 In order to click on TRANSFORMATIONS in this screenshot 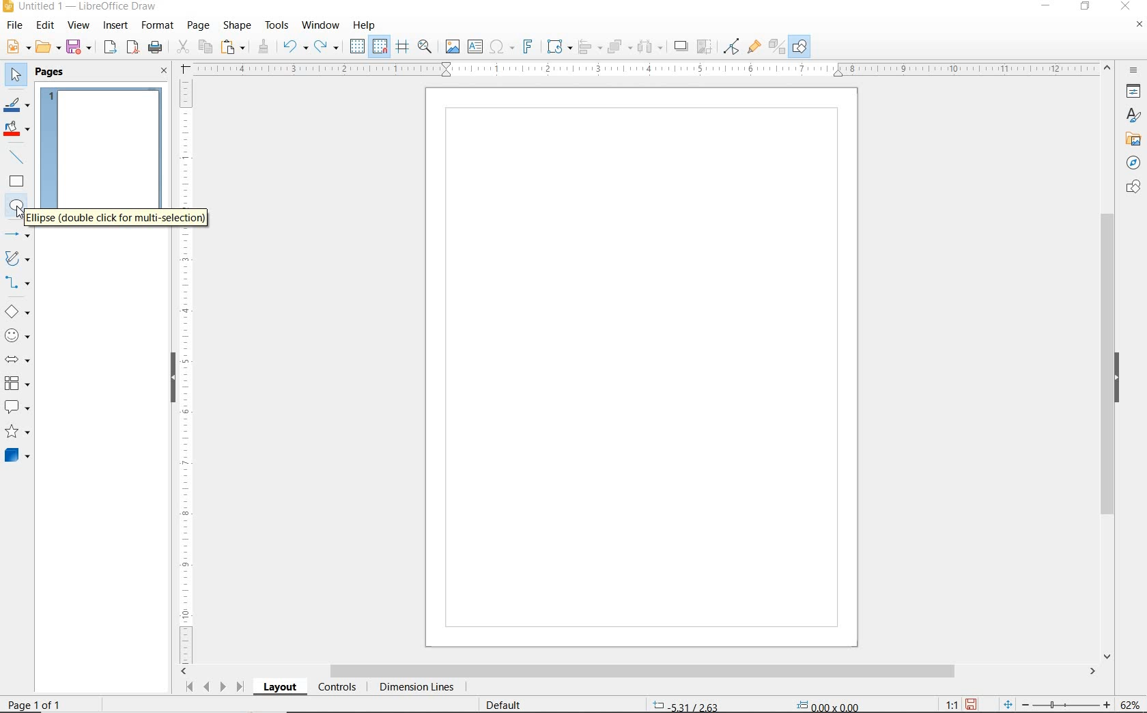, I will do `click(557, 46)`.